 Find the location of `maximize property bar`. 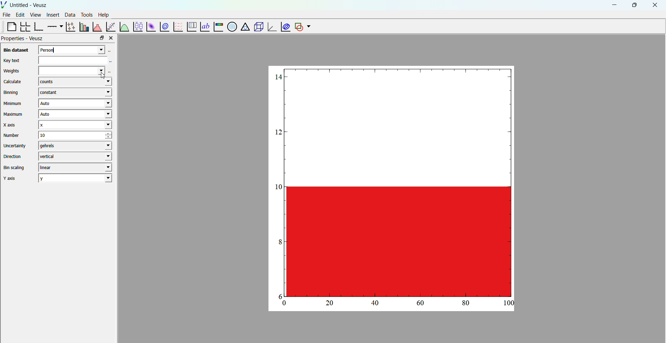

maximize property bar is located at coordinates (102, 38).